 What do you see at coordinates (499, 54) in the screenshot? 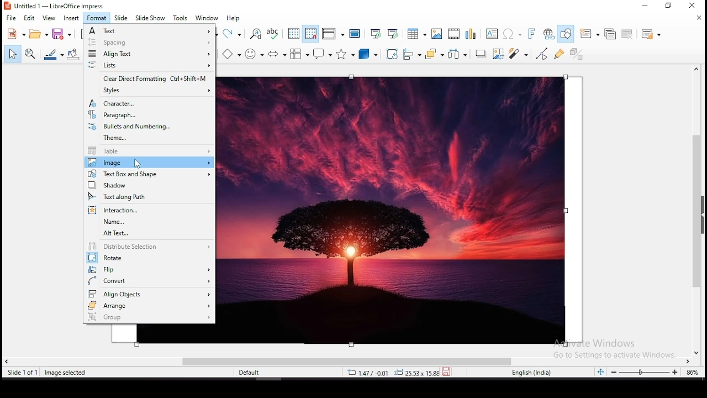
I see `crop image` at bounding box center [499, 54].